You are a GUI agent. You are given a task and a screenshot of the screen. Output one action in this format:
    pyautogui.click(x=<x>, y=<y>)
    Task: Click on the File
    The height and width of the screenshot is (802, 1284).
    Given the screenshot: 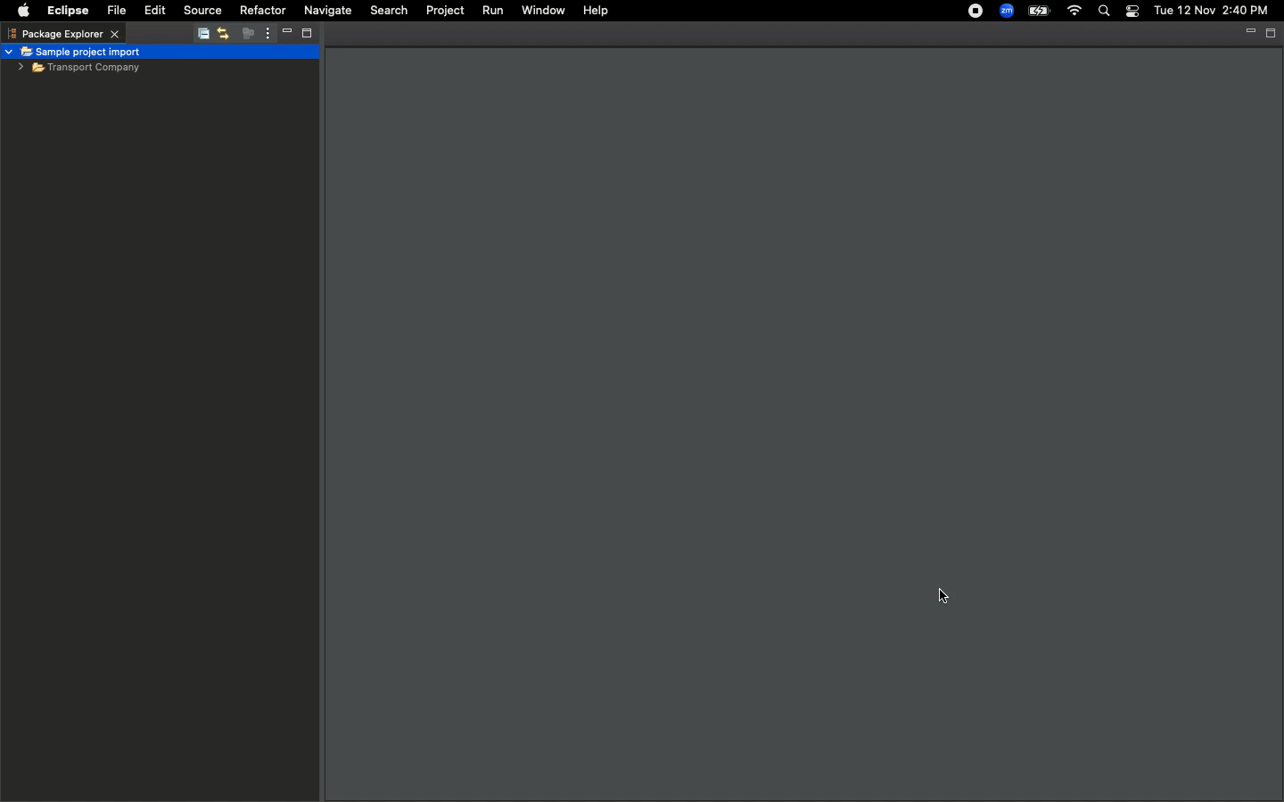 What is the action you would take?
    pyautogui.click(x=119, y=11)
    